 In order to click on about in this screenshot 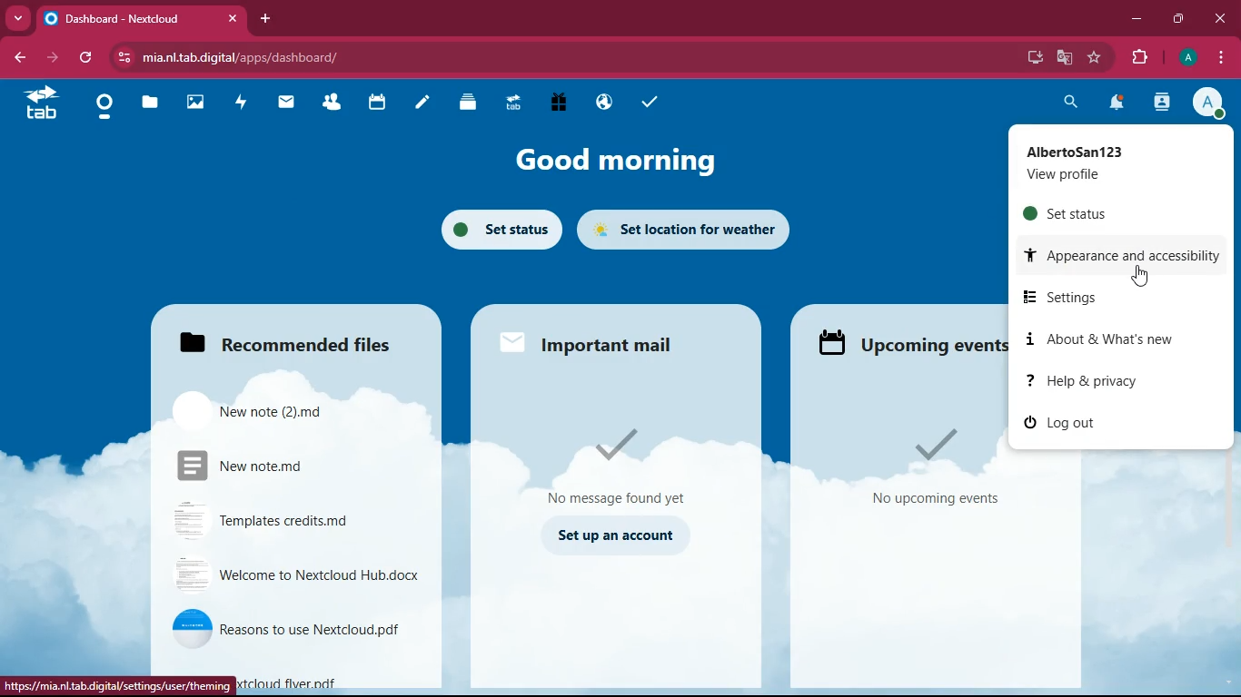, I will do `click(1103, 339)`.